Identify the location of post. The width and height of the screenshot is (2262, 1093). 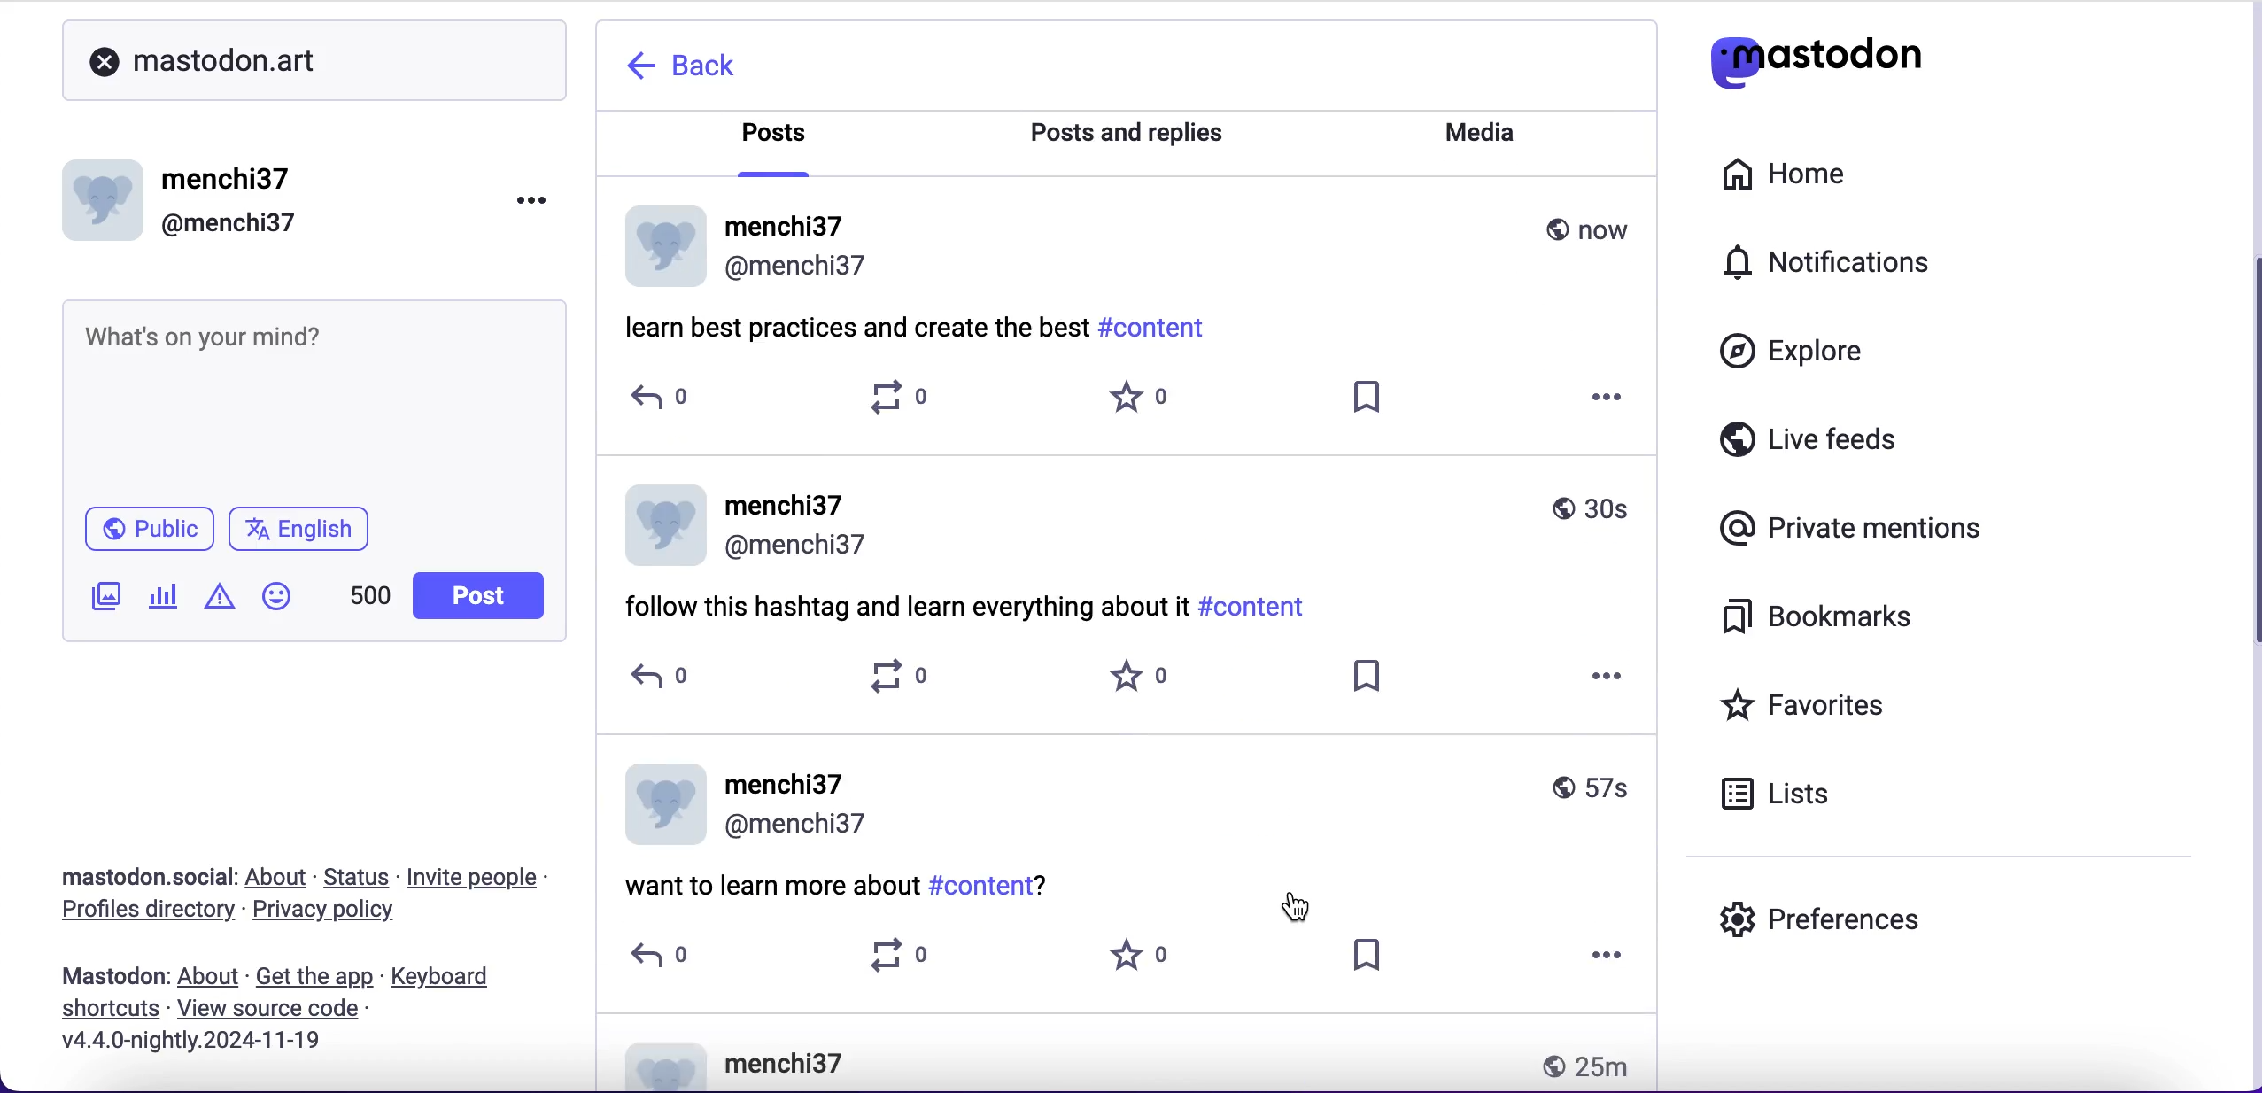
(476, 596).